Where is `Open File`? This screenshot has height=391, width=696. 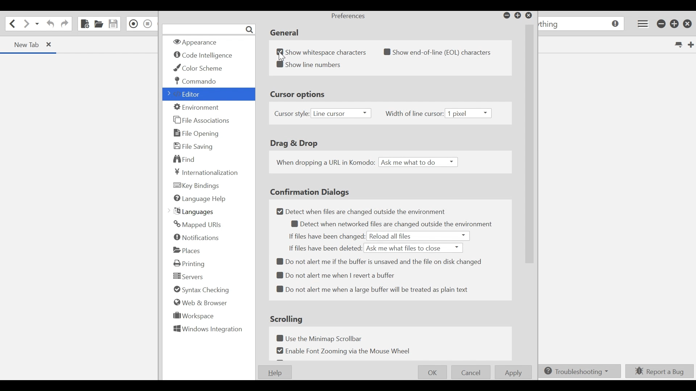
Open File is located at coordinates (99, 23).